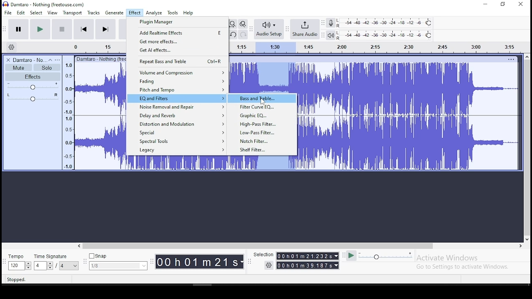  I want to click on distortion and modulation, so click(177, 123).